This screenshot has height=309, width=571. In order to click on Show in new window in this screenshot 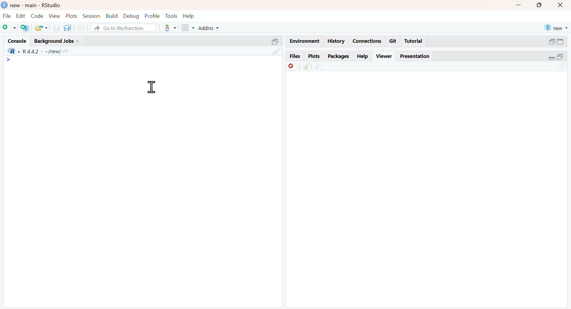, I will do `click(319, 66)`.